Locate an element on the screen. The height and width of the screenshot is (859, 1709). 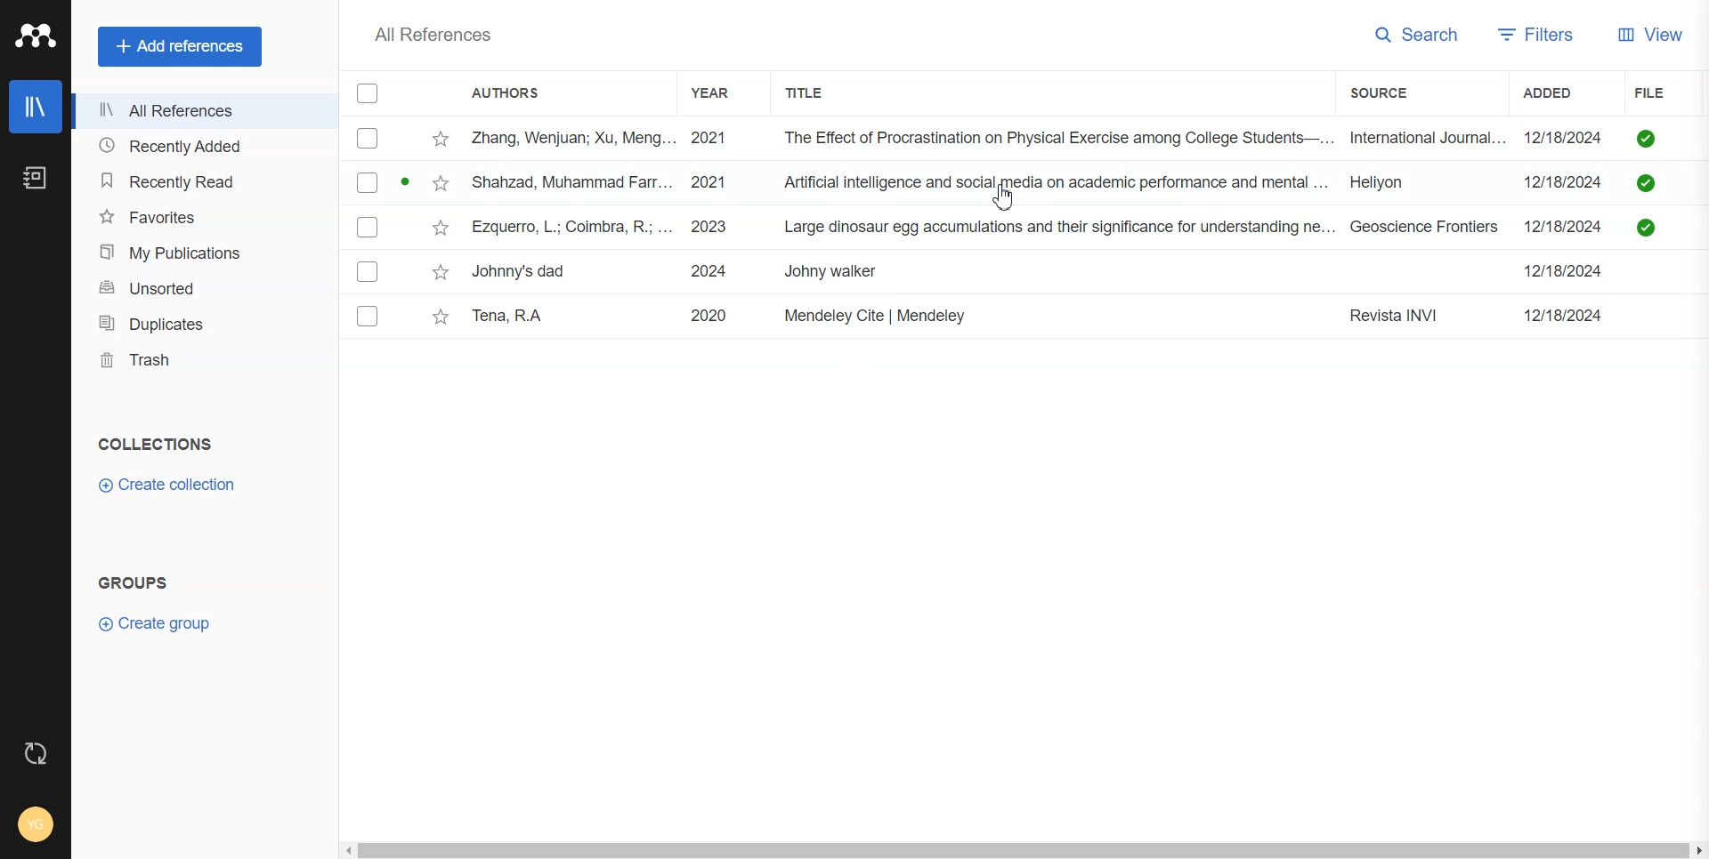
Group is located at coordinates (134, 582).